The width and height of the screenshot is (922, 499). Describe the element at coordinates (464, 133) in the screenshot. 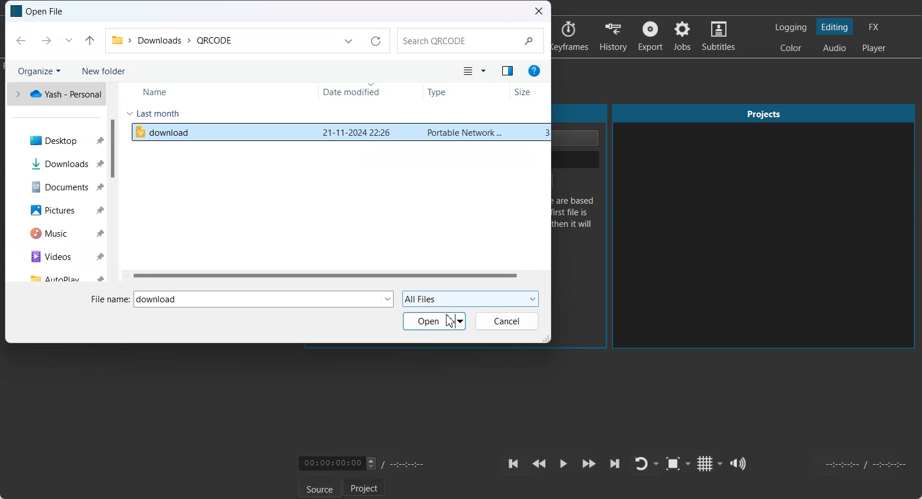

I see `type` at that location.